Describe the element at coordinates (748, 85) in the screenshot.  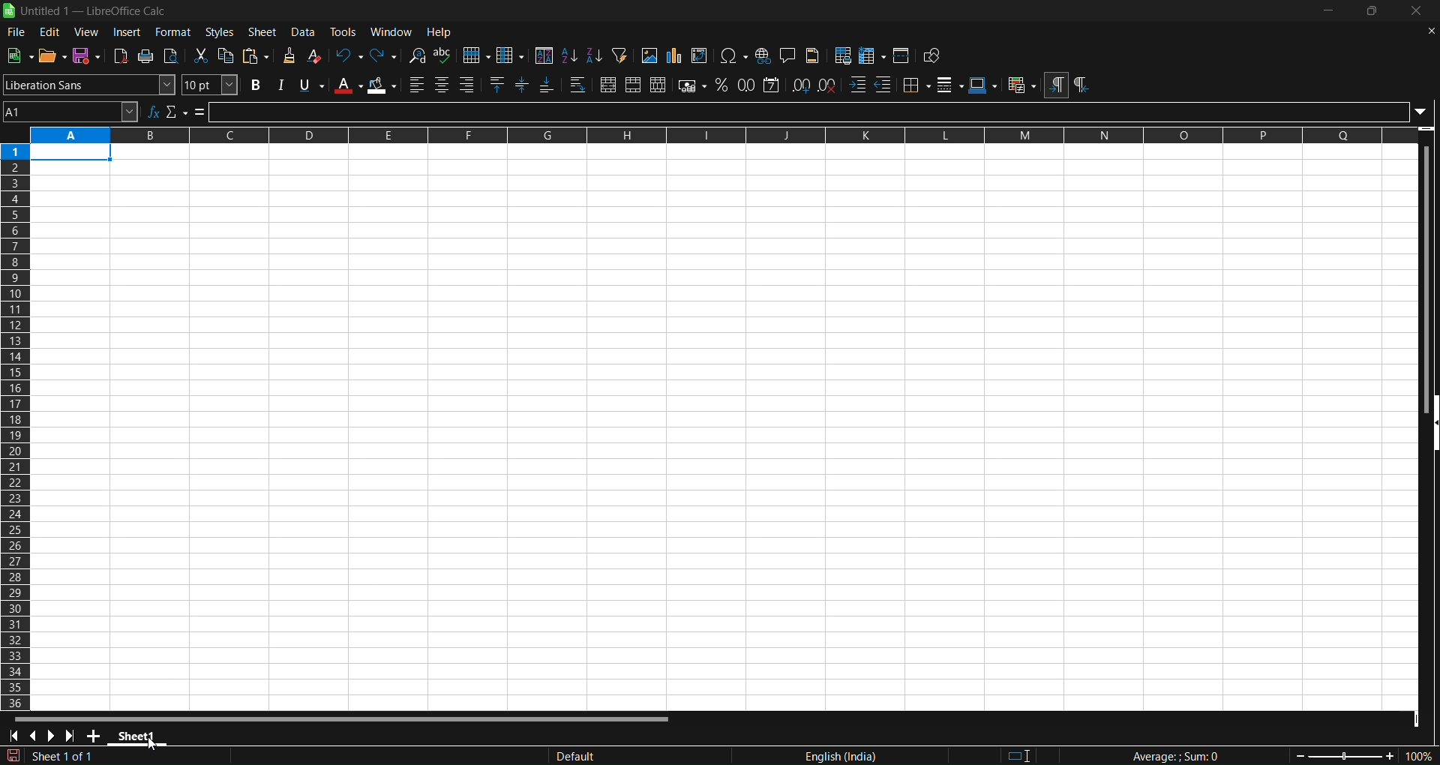
I see `format as number` at that location.